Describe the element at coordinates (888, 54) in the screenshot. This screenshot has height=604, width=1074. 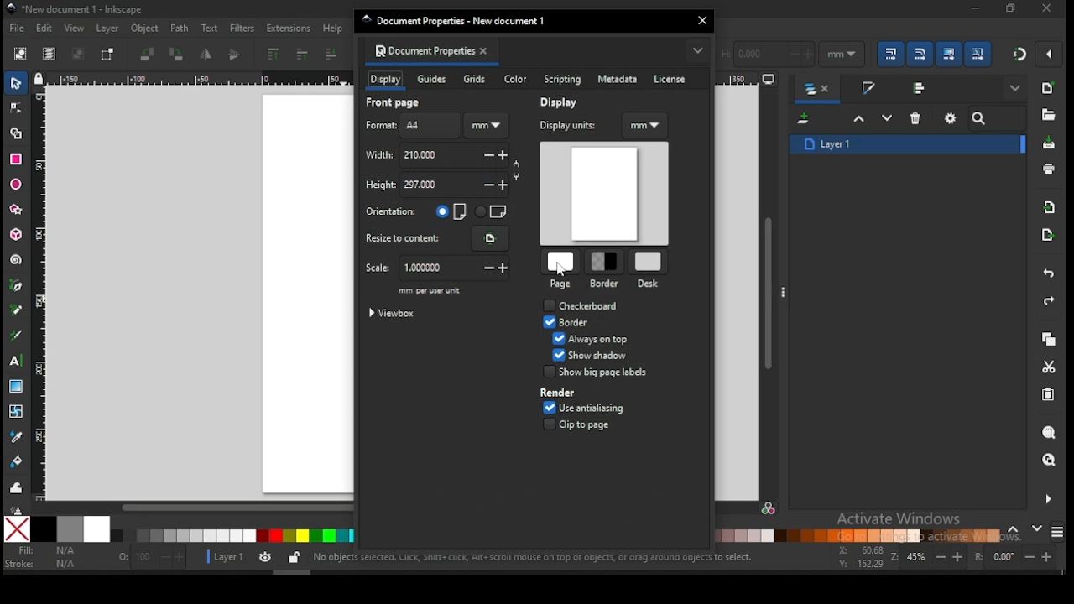
I see `when scaling objects, scale the stroke width in same proportion` at that location.